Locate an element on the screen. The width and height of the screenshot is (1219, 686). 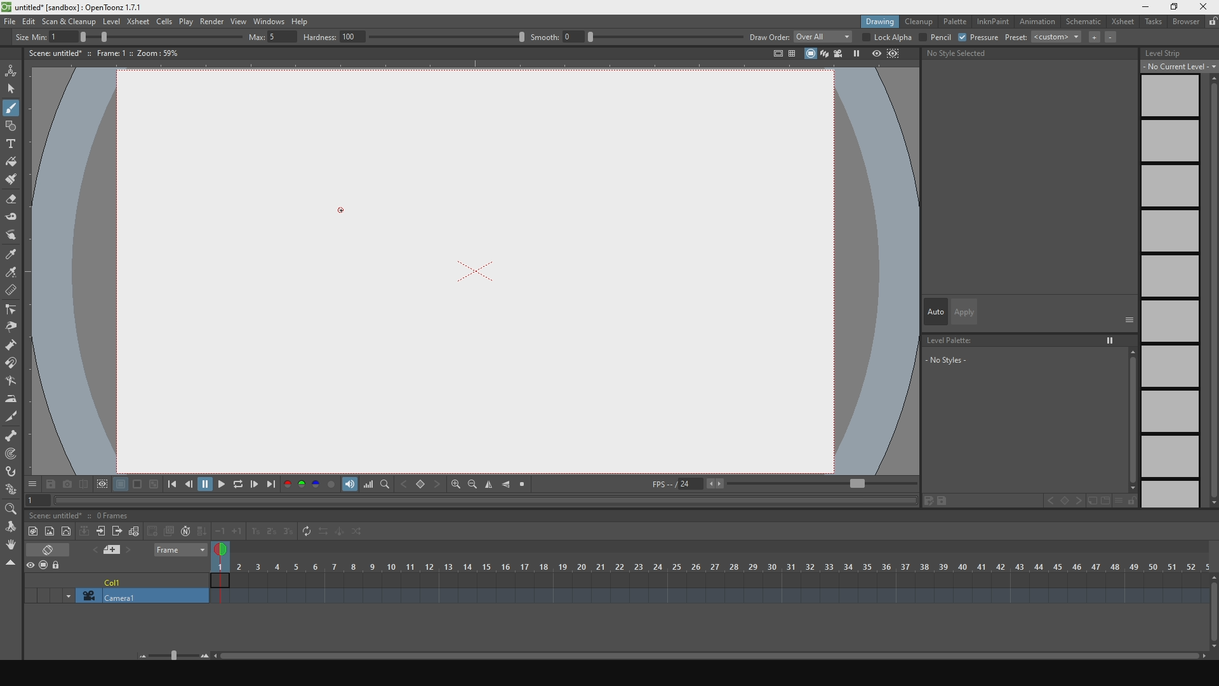
animate is located at coordinates (14, 69).